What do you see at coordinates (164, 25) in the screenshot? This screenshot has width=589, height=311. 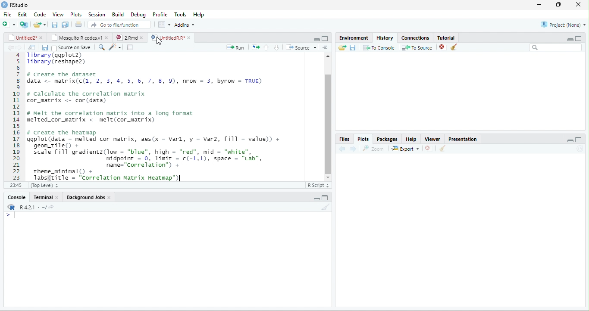 I see `grid` at bounding box center [164, 25].